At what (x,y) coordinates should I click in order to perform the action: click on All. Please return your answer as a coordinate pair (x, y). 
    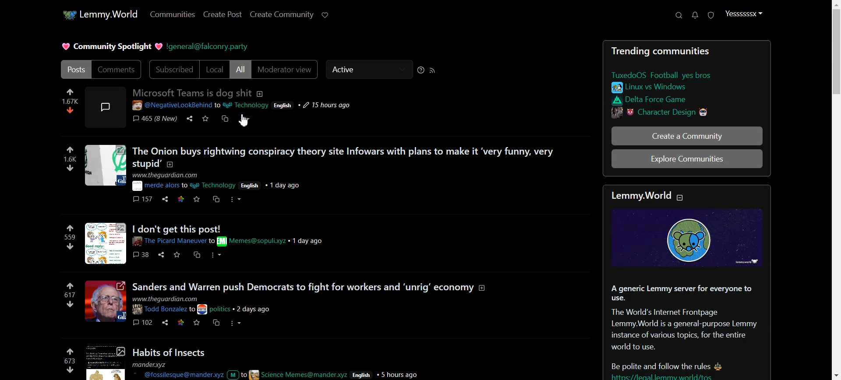
    Looking at the image, I should click on (241, 69).